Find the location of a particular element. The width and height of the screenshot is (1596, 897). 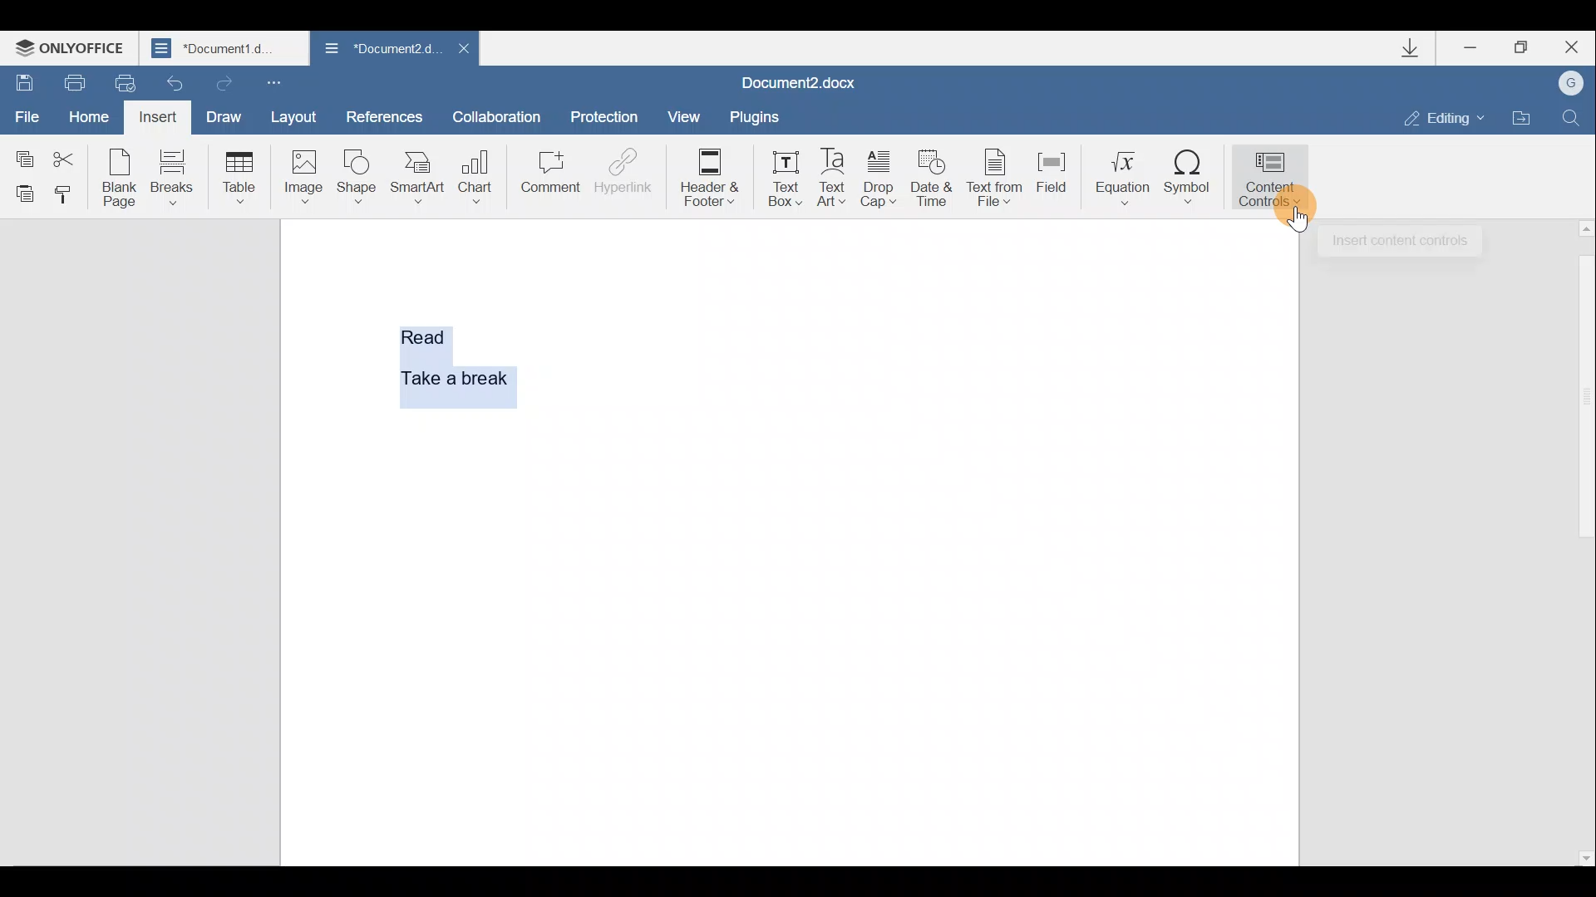

Copy is located at coordinates (22, 150).